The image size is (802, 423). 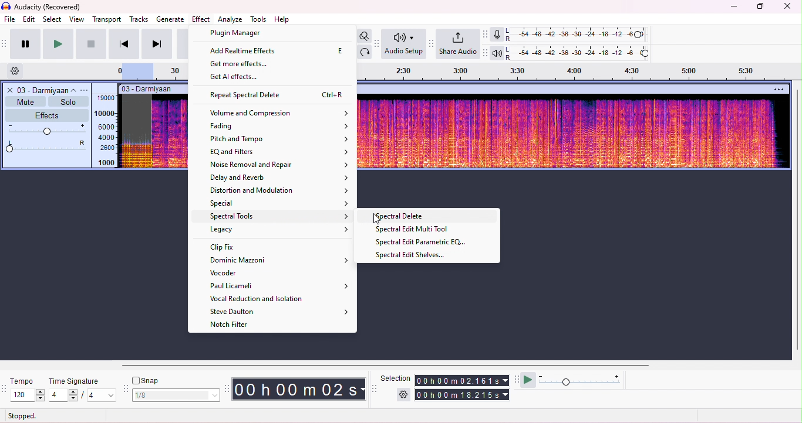 What do you see at coordinates (579, 35) in the screenshot?
I see `recording level` at bounding box center [579, 35].